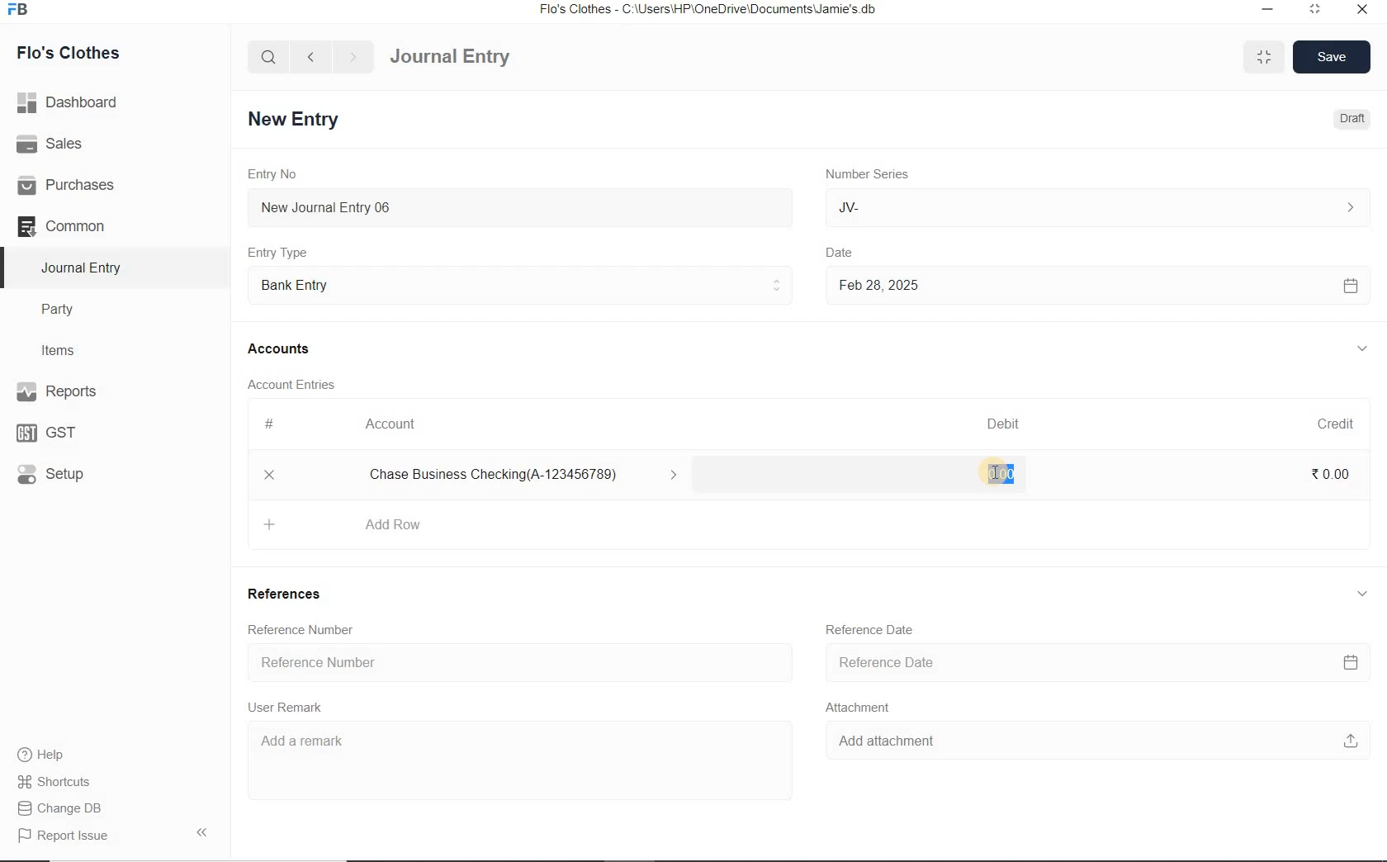 This screenshot has height=862, width=1387. What do you see at coordinates (83, 393) in the screenshot?
I see `Reports` at bounding box center [83, 393].